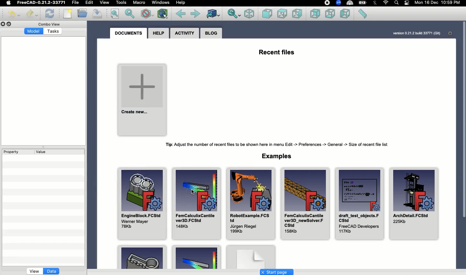 The image size is (466, 275). What do you see at coordinates (196, 204) in the screenshot?
I see `FemCalculixCantile ver3D.FCStd 148Kb` at bounding box center [196, 204].